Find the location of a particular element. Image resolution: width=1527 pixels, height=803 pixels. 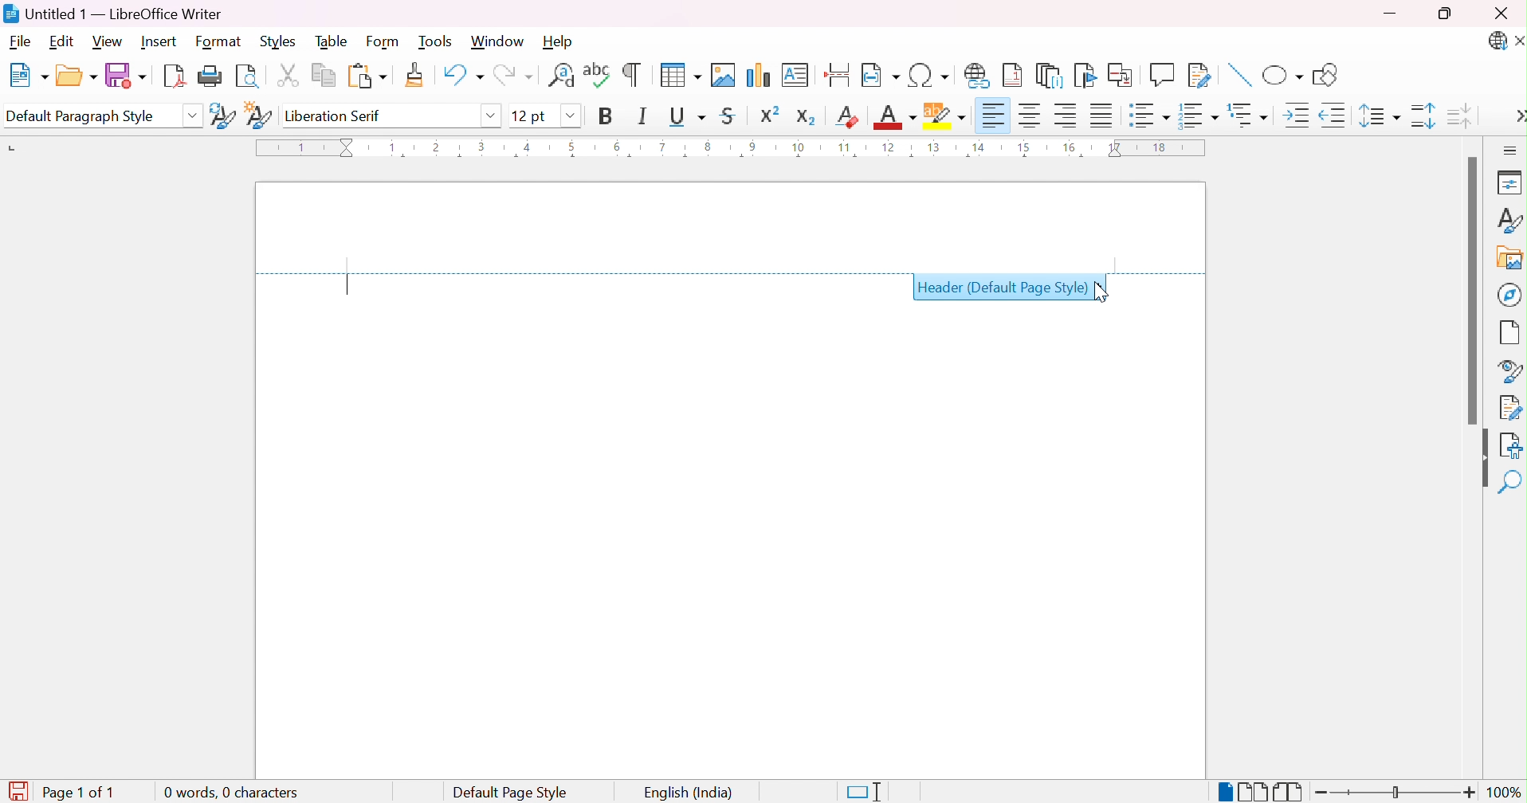

File is located at coordinates (19, 42).